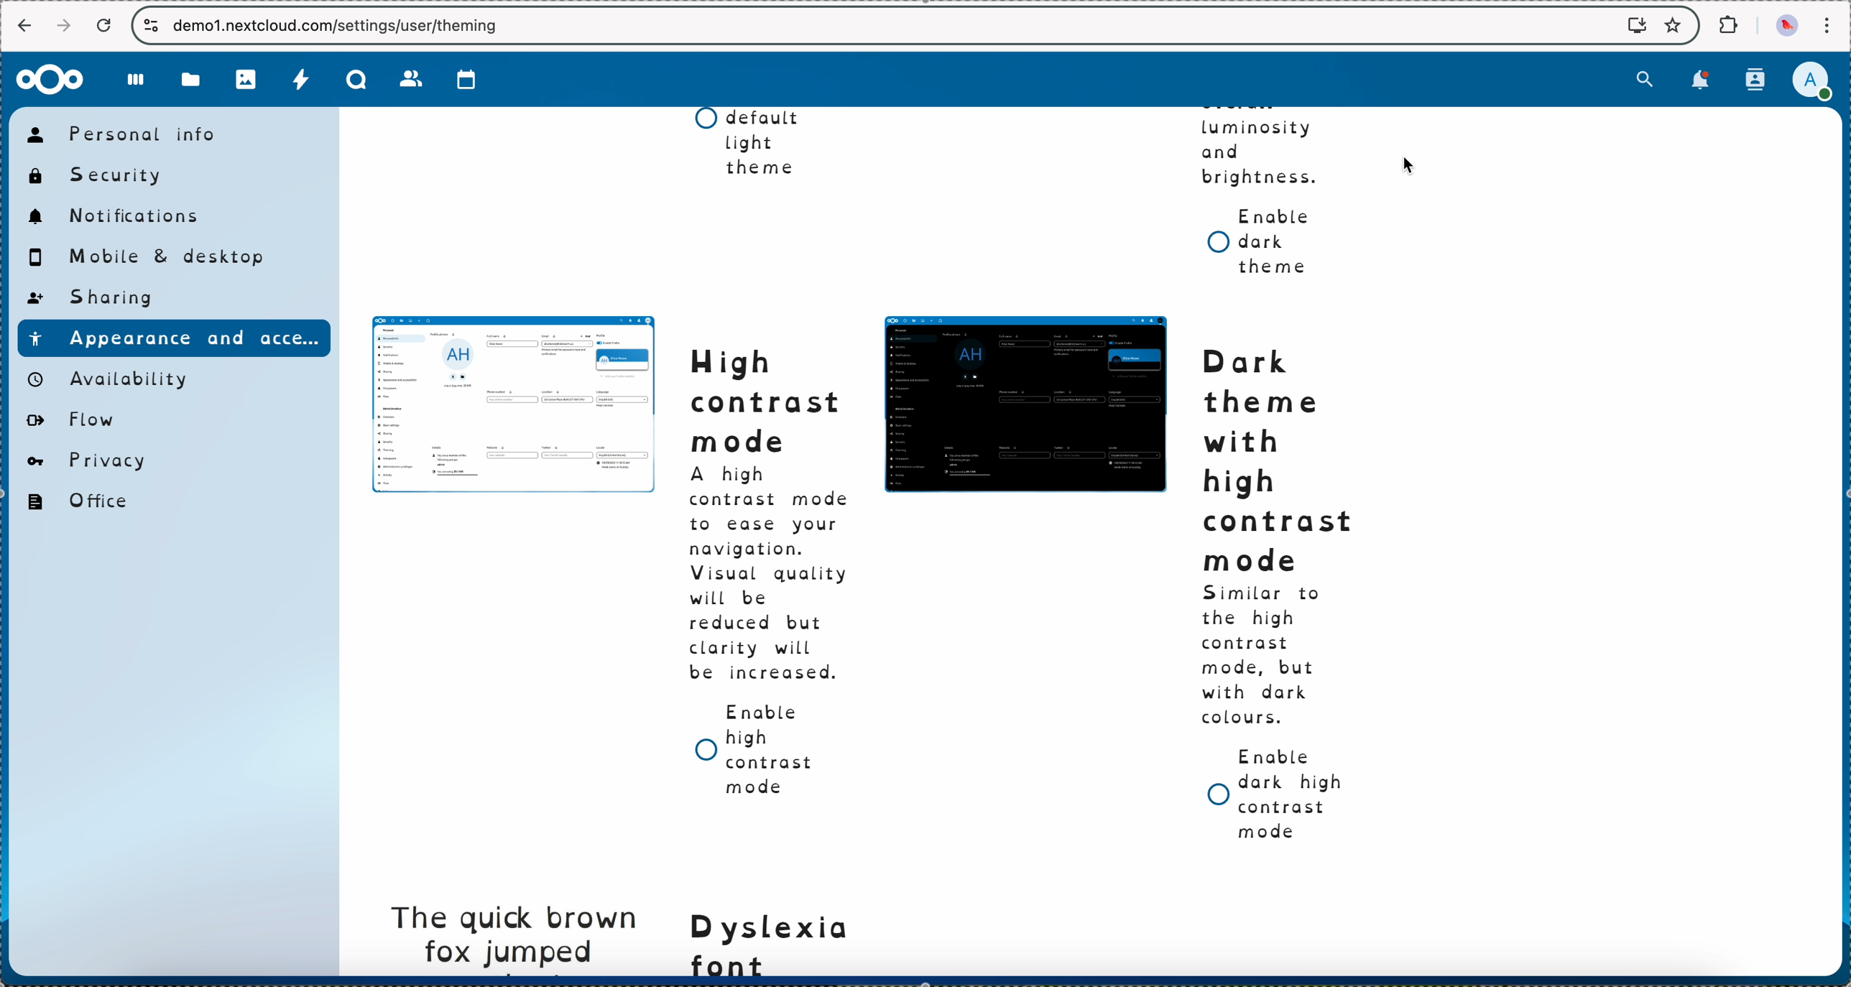  What do you see at coordinates (1641, 80) in the screenshot?
I see `search` at bounding box center [1641, 80].